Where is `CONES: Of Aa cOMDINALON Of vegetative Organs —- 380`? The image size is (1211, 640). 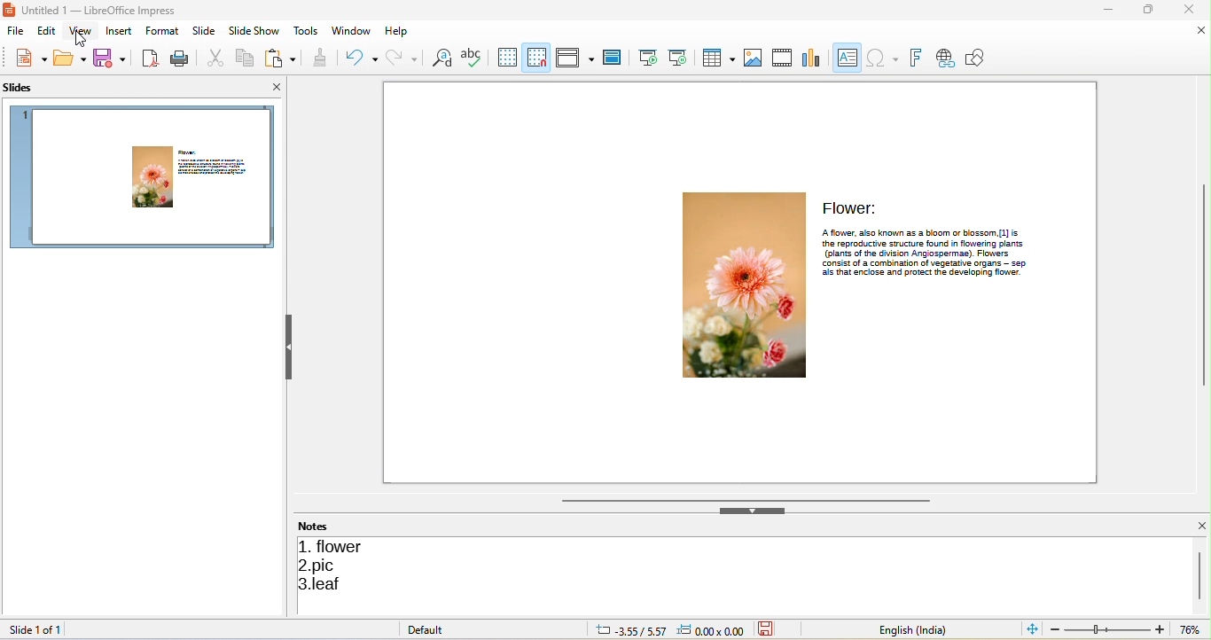 CONES: Of Aa cOMDINALON Of vegetative Organs —- 380 is located at coordinates (923, 263).